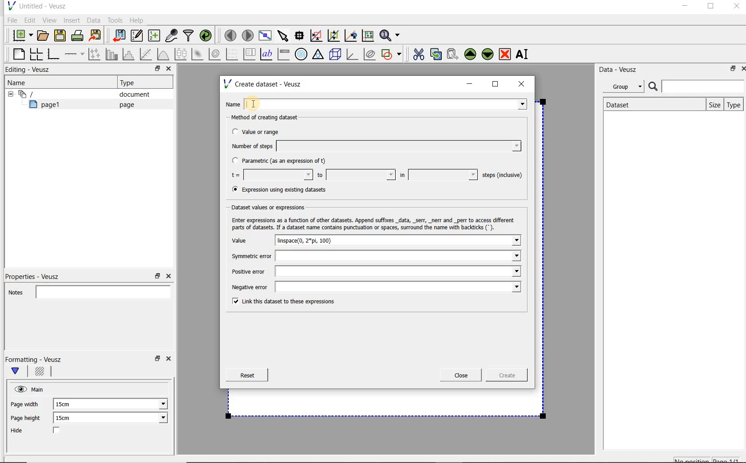 This screenshot has height=463, width=746. I want to click on Create, so click(504, 377).